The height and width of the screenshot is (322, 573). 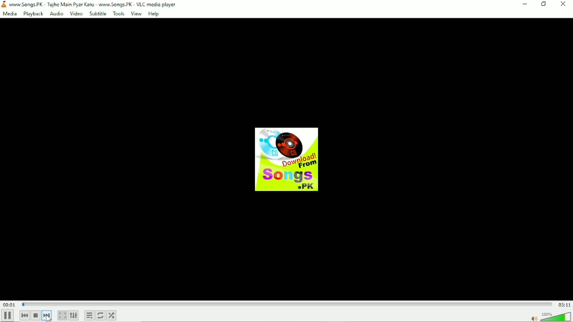 What do you see at coordinates (550, 316) in the screenshot?
I see `Volume` at bounding box center [550, 316].